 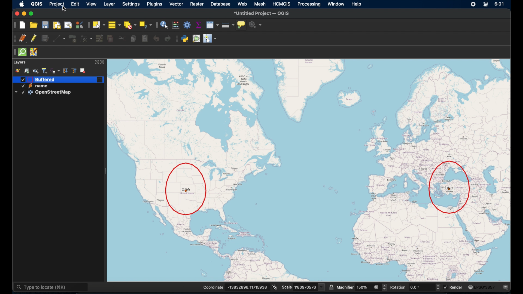 I want to click on Checked checkbox, so click(x=446, y=287).